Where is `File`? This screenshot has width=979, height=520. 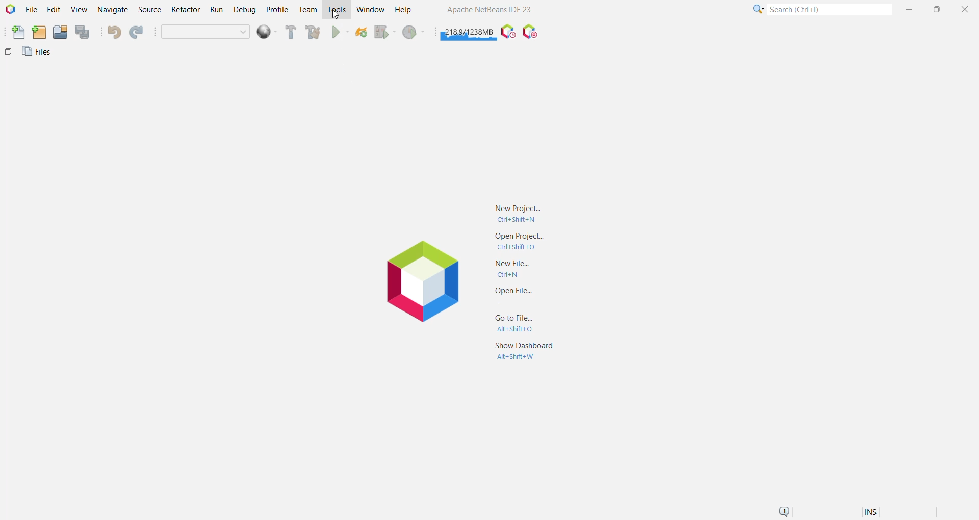 File is located at coordinates (31, 10).